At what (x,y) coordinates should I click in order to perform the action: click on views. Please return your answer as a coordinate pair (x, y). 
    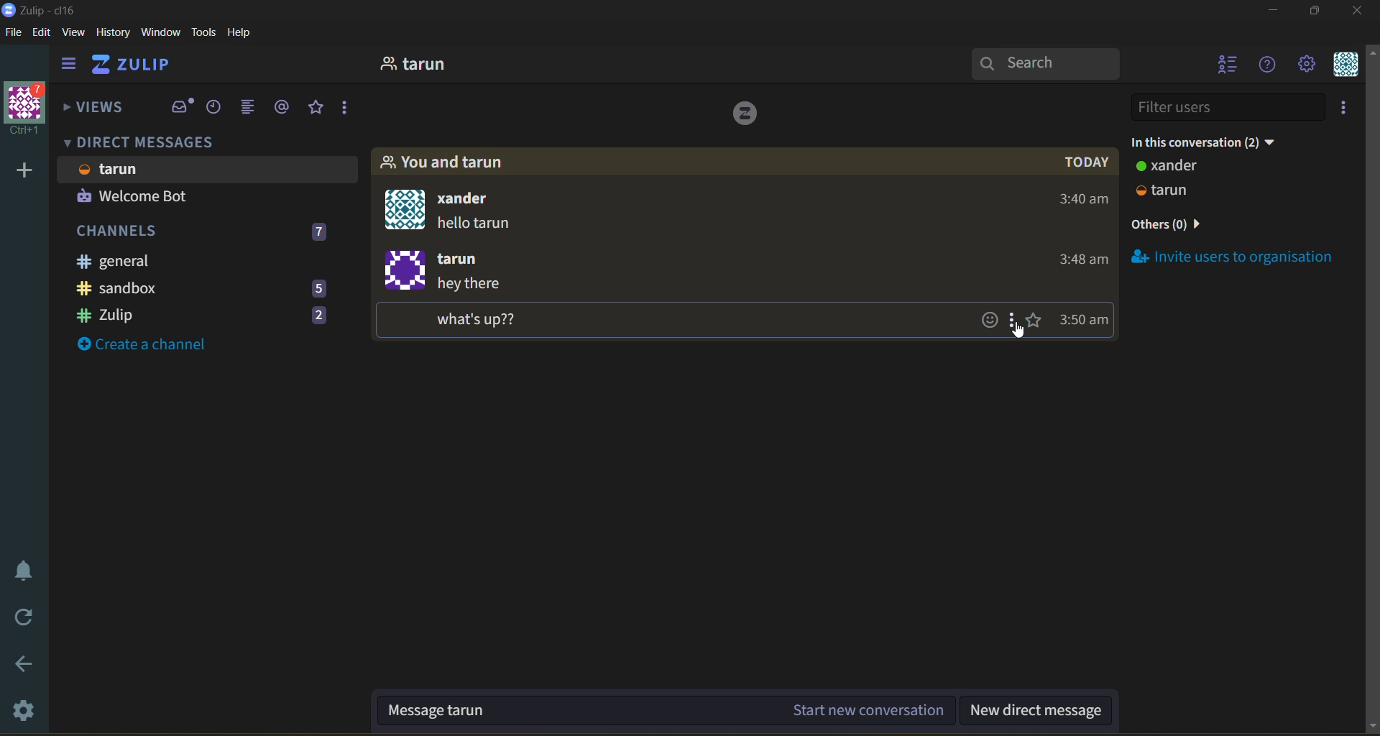
    Looking at the image, I should click on (96, 109).